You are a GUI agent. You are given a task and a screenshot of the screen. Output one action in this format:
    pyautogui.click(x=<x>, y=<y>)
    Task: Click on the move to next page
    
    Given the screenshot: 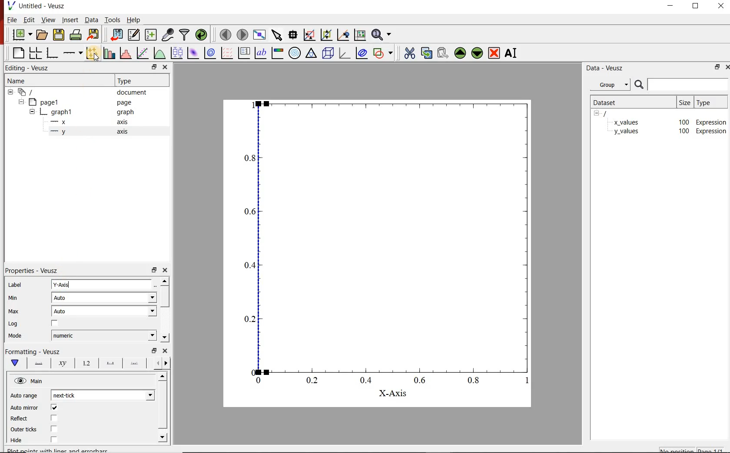 What is the action you would take?
    pyautogui.click(x=243, y=35)
    